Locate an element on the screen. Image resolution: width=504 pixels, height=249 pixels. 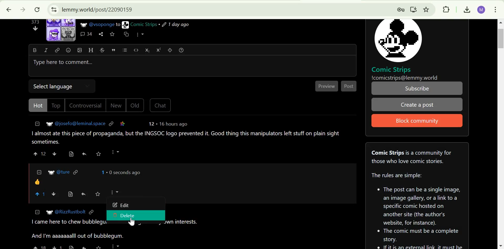
Subscribe is located at coordinates (418, 88).